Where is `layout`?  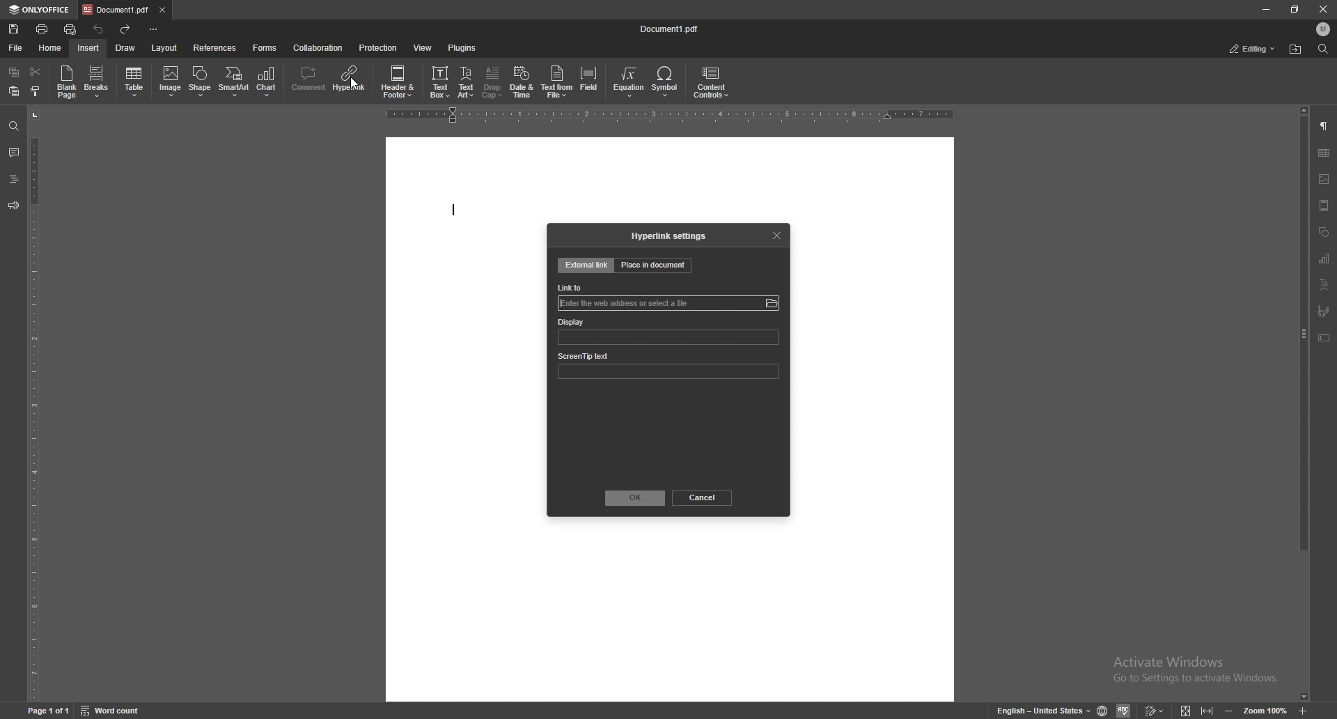
layout is located at coordinates (166, 47).